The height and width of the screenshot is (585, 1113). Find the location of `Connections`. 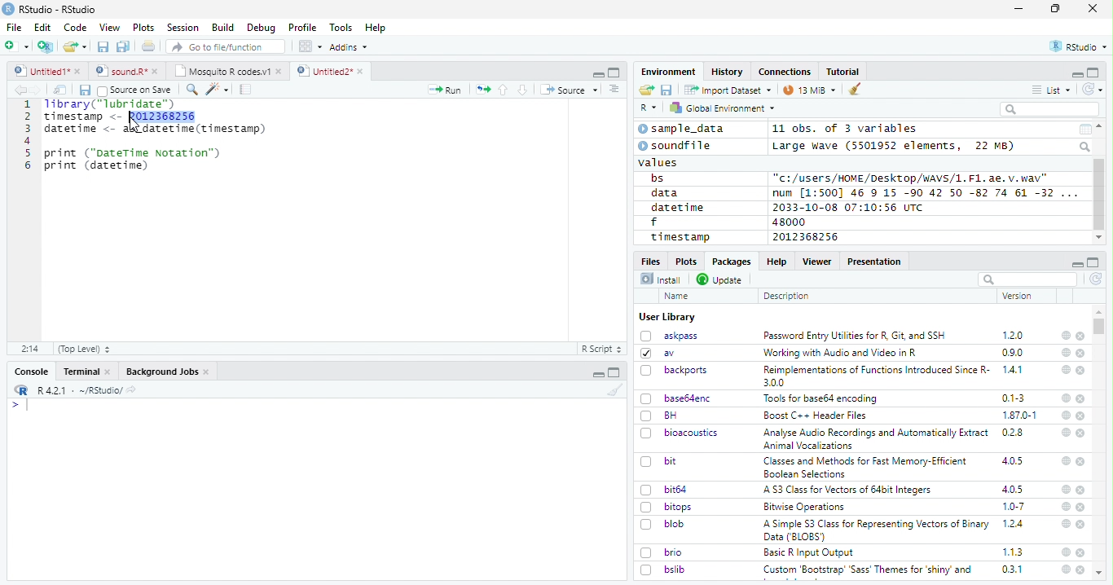

Connections is located at coordinates (784, 72).